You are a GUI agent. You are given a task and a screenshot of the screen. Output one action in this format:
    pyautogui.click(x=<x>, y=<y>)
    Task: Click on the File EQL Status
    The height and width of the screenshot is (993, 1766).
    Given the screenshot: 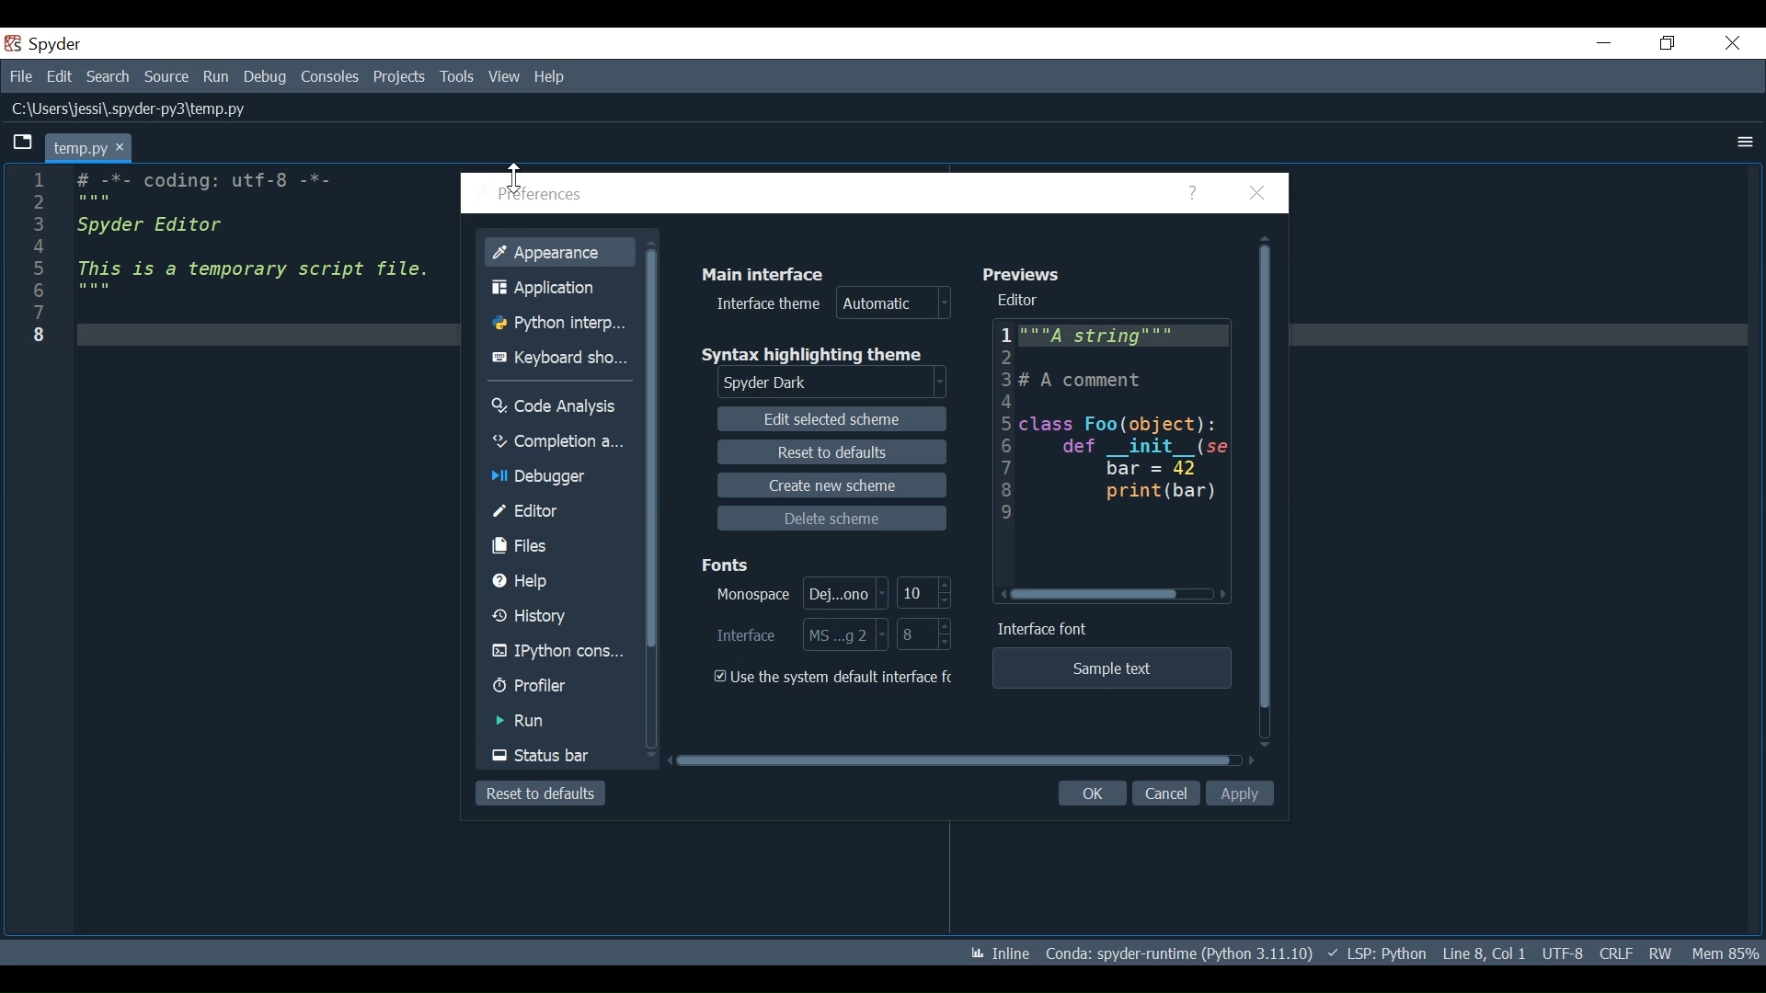 What is the action you would take?
    pyautogui.click(x=1616, y=953)
    